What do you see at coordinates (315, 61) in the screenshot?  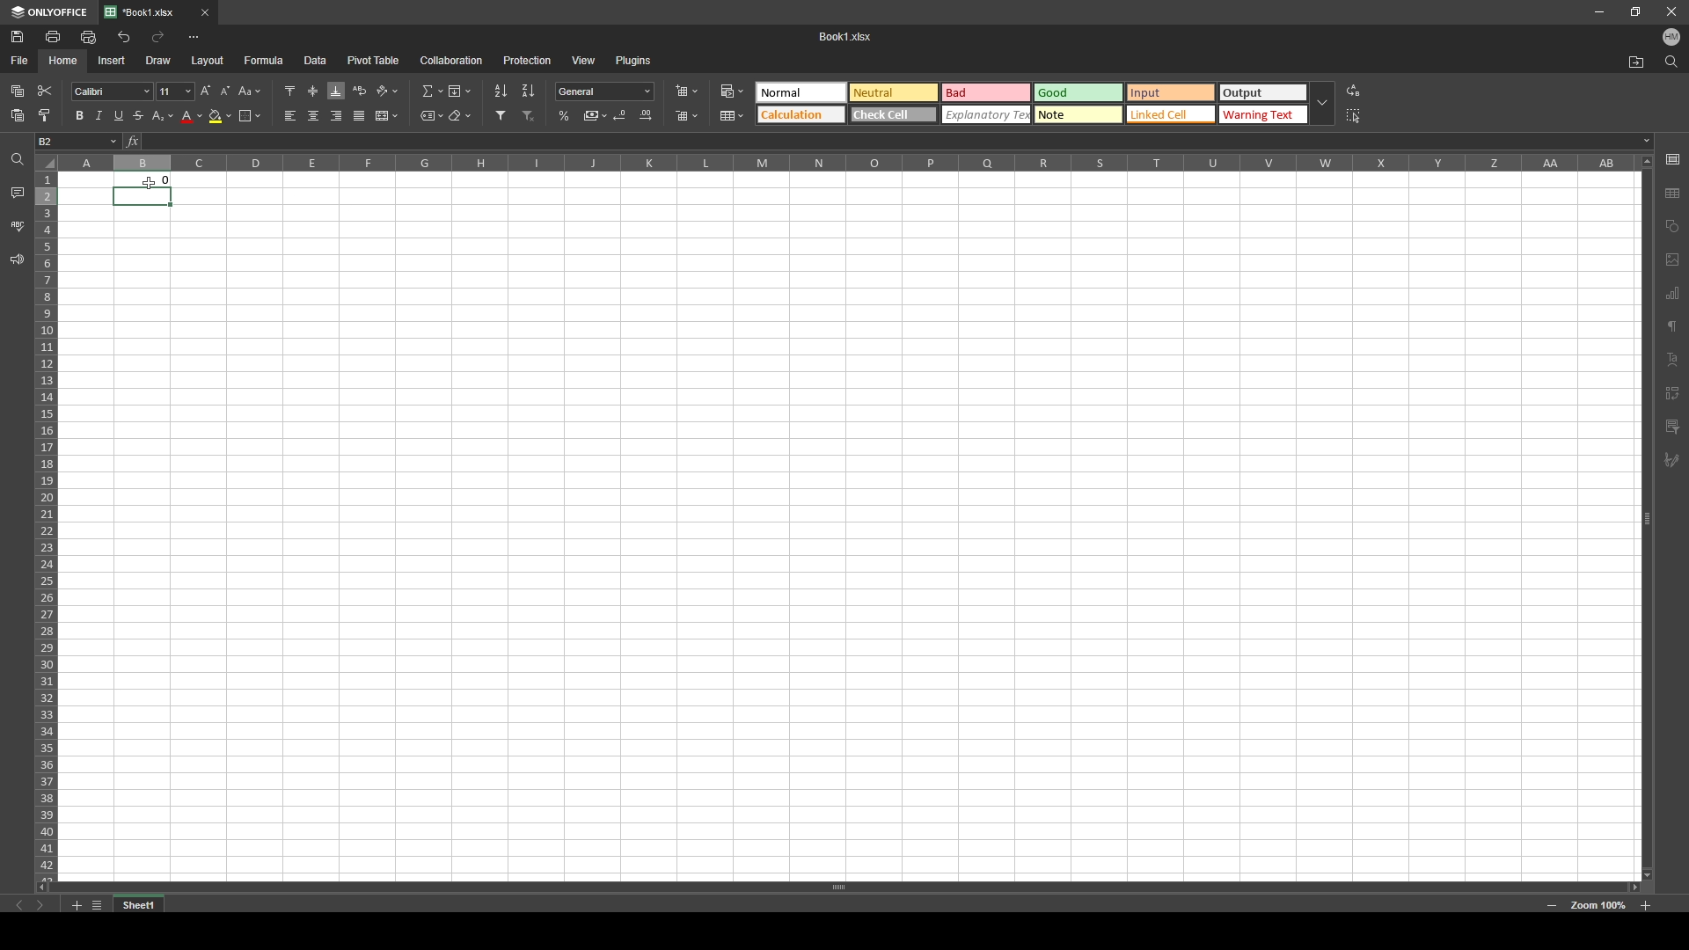 I see `data` at bounding box center [315, 61].